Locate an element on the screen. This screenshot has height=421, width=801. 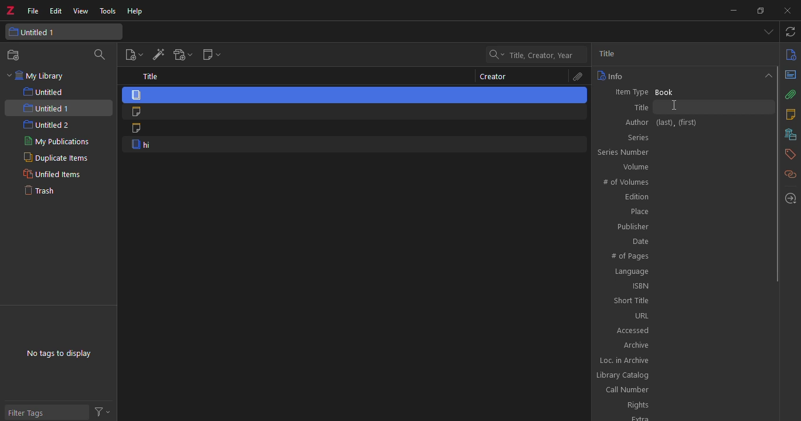
title is located at coordinates (682, 107).